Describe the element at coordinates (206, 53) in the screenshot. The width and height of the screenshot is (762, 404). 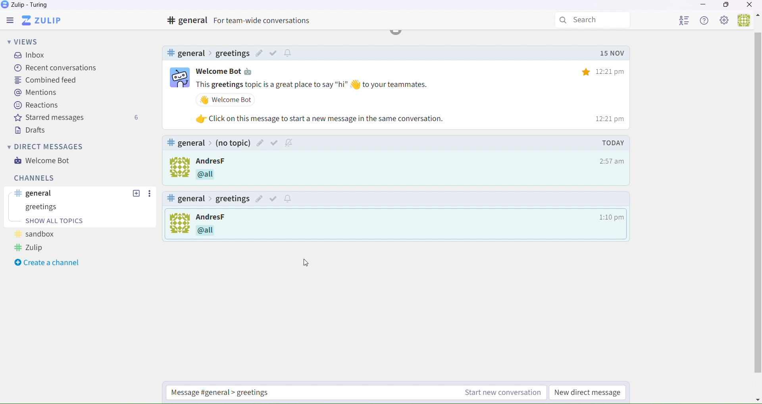
I see `#sandbox>Experiment` at that location.